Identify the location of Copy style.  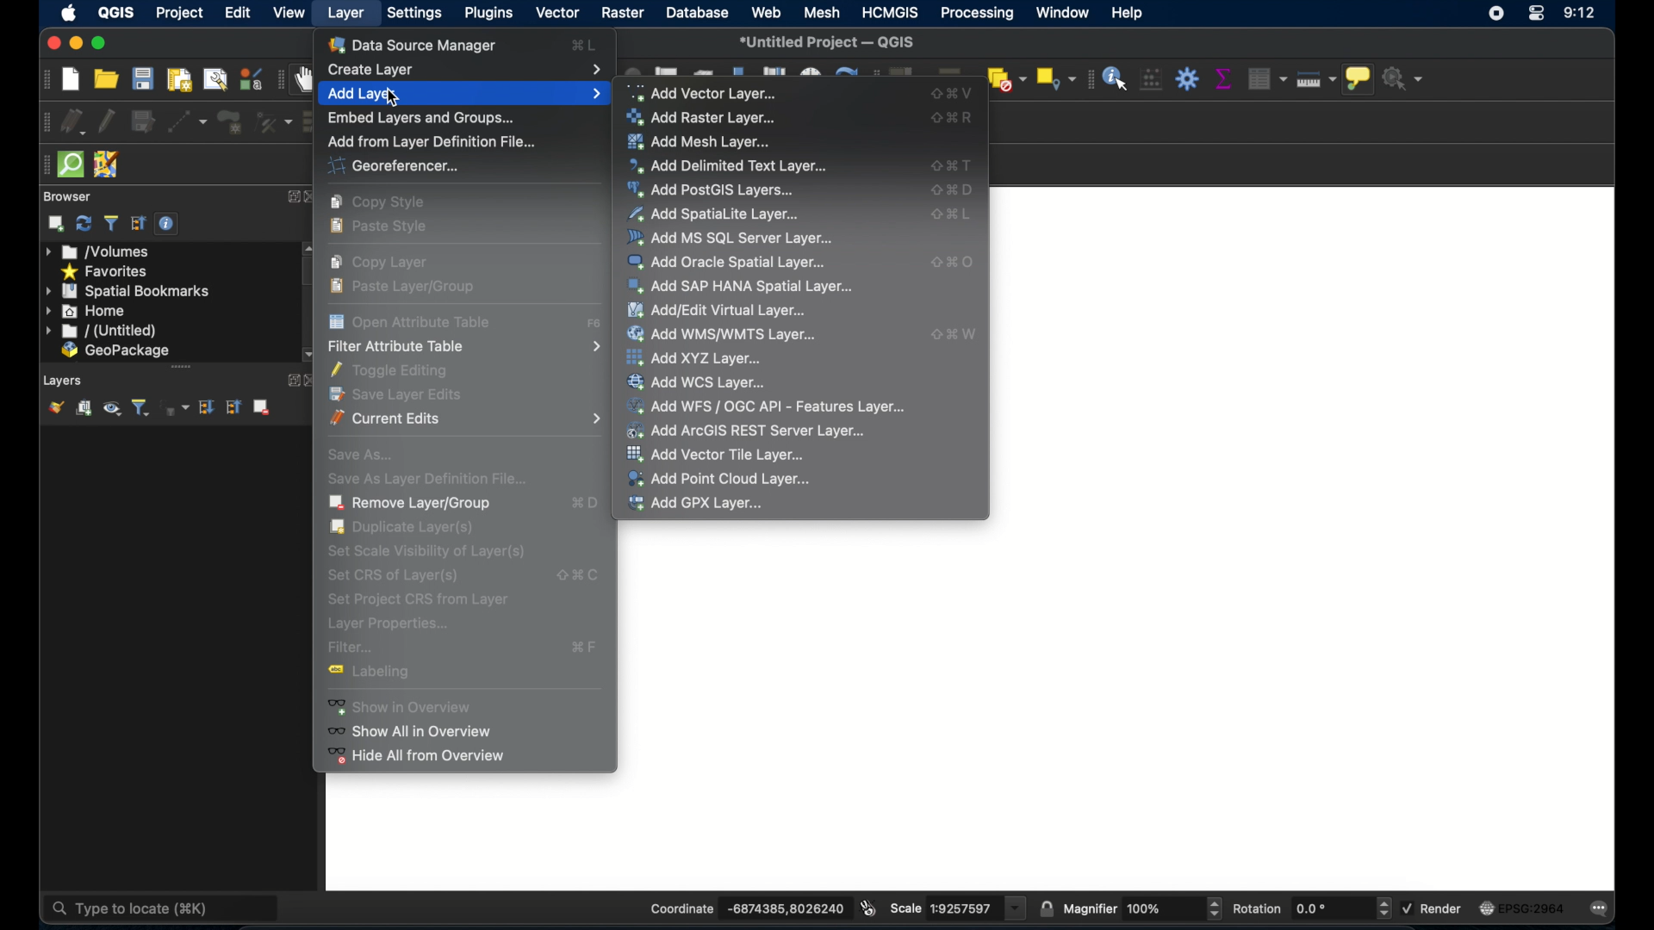
(389, 202).